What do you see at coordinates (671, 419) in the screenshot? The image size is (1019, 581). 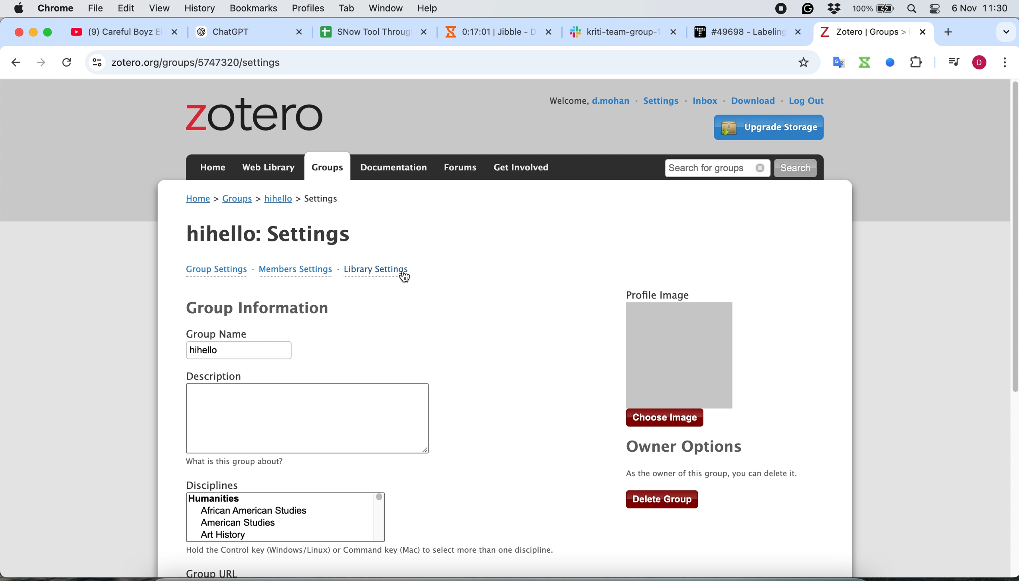 I see `choose image` at bounding box center [671, 419].